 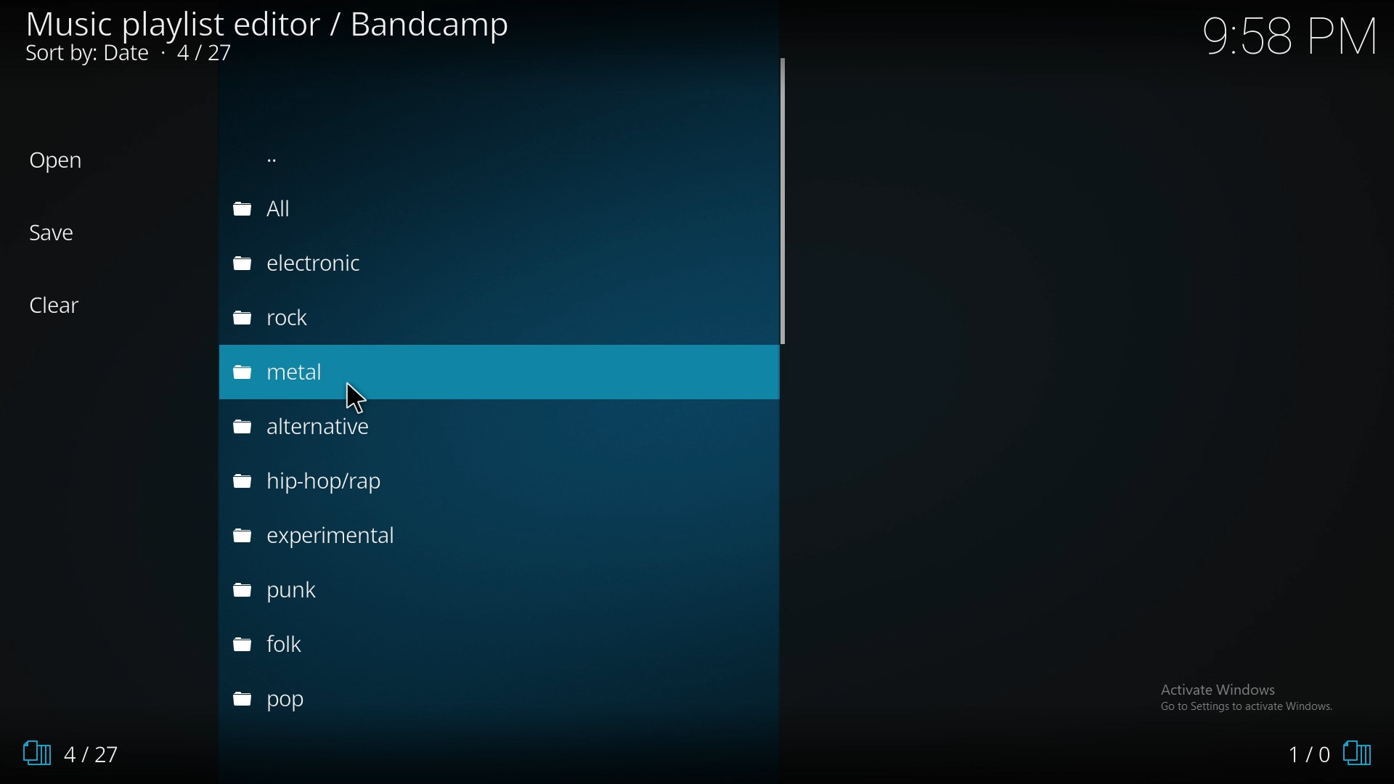 What do you see at coordinates (347, 639) in the screenshot?
I see `music genre` at bounding box center [347, 639].